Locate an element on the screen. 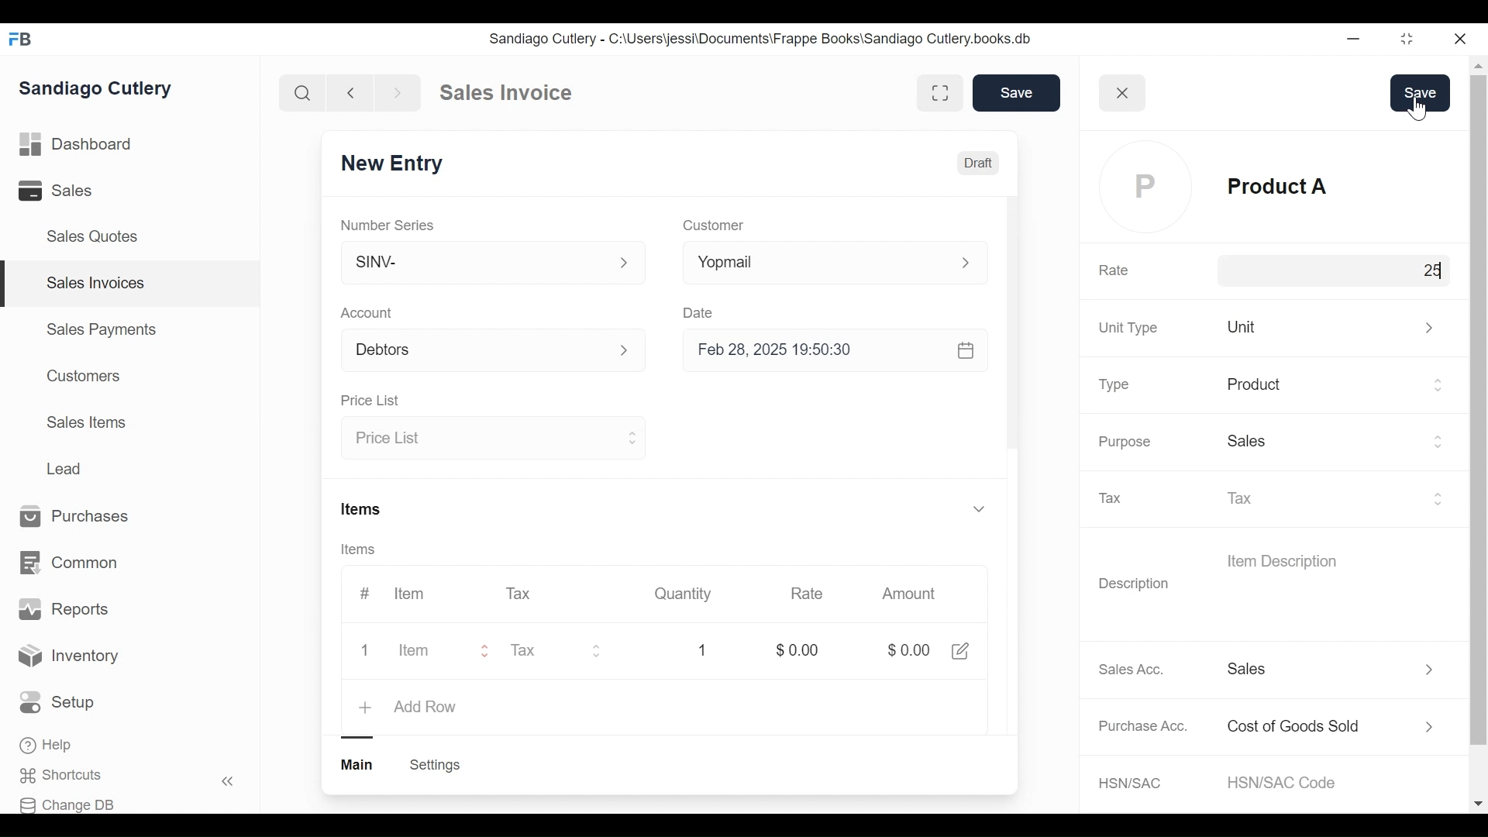 Image resolution: width=1488 pixels, height=837 pixels. Date is located at coordinates (701, 311).